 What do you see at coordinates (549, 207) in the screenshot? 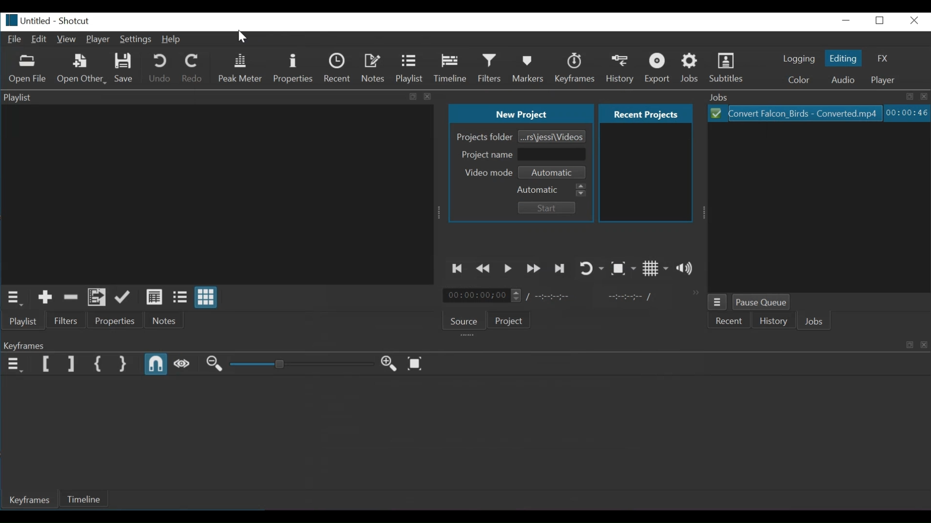
I see `Start` at bounding box center [549, 207].